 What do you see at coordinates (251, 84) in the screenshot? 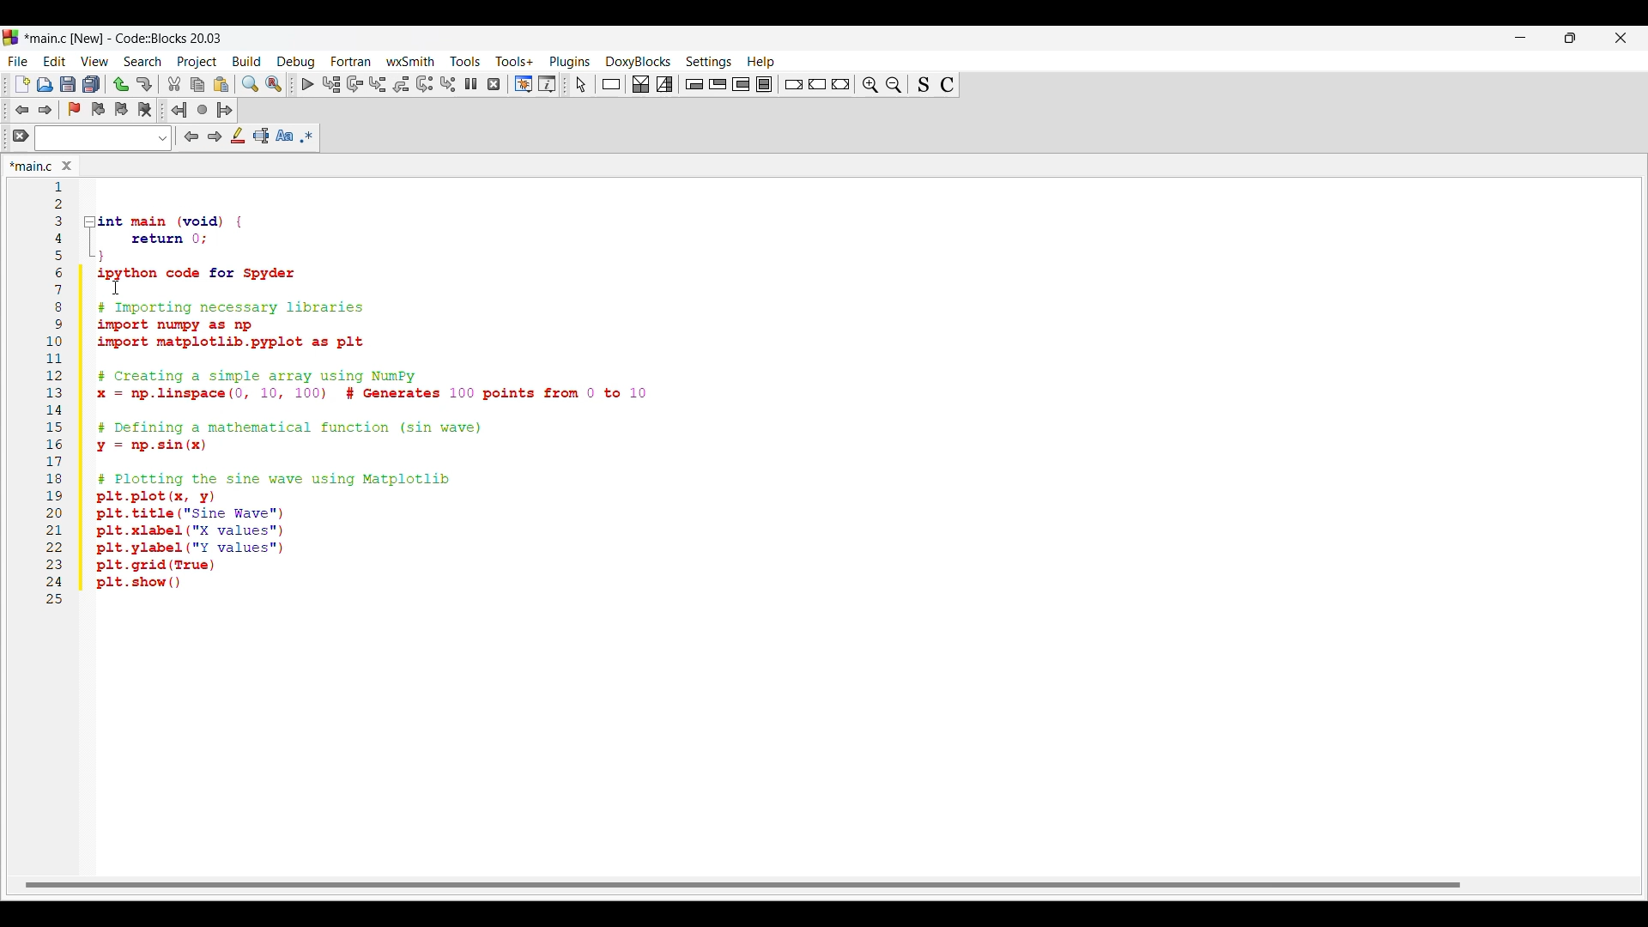
I see `Find` at bounding box center [251, 84].